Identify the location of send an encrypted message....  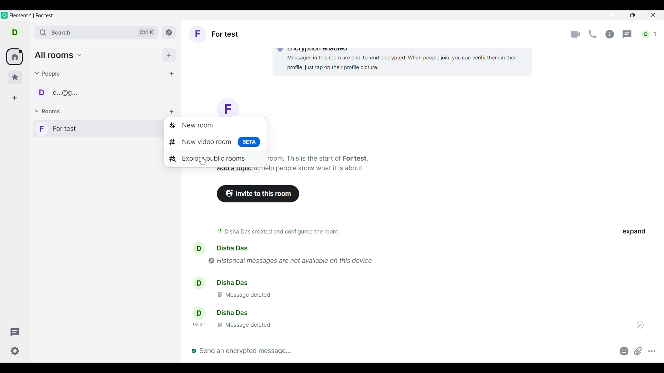
(401, 351).